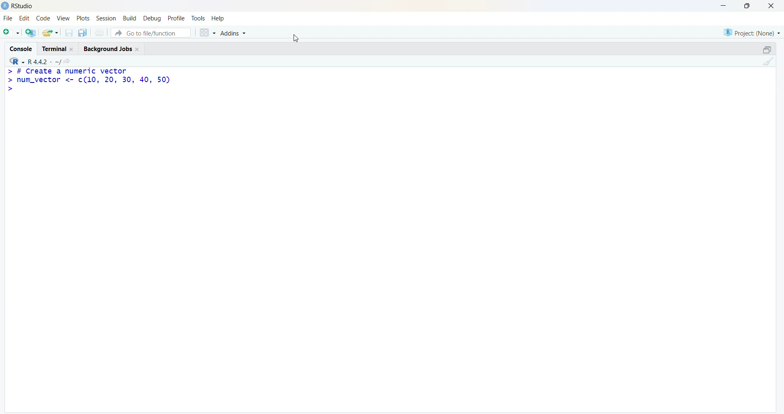  What do you see at coordinates (130, 18) in the screenshot?
I see `build` at bounding box center [130, 18].